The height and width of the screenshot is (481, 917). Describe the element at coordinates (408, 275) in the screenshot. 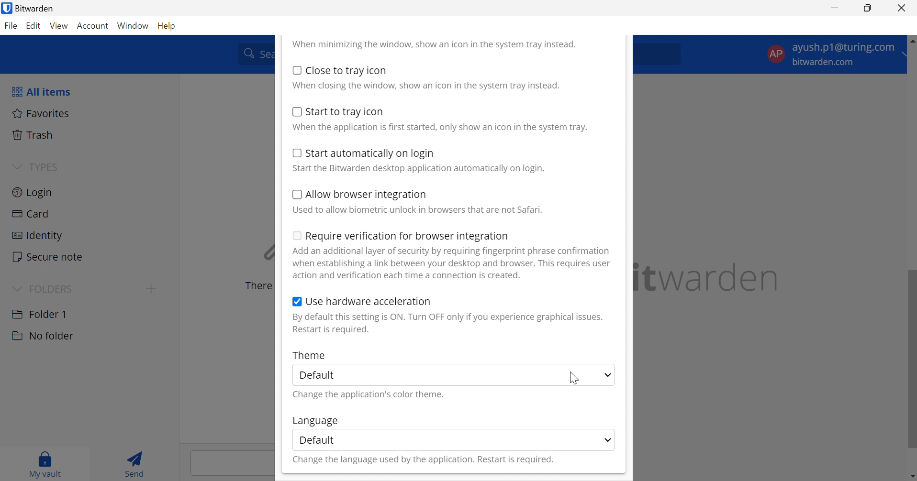

I see `action and verification each time a connection is created.` at that location.